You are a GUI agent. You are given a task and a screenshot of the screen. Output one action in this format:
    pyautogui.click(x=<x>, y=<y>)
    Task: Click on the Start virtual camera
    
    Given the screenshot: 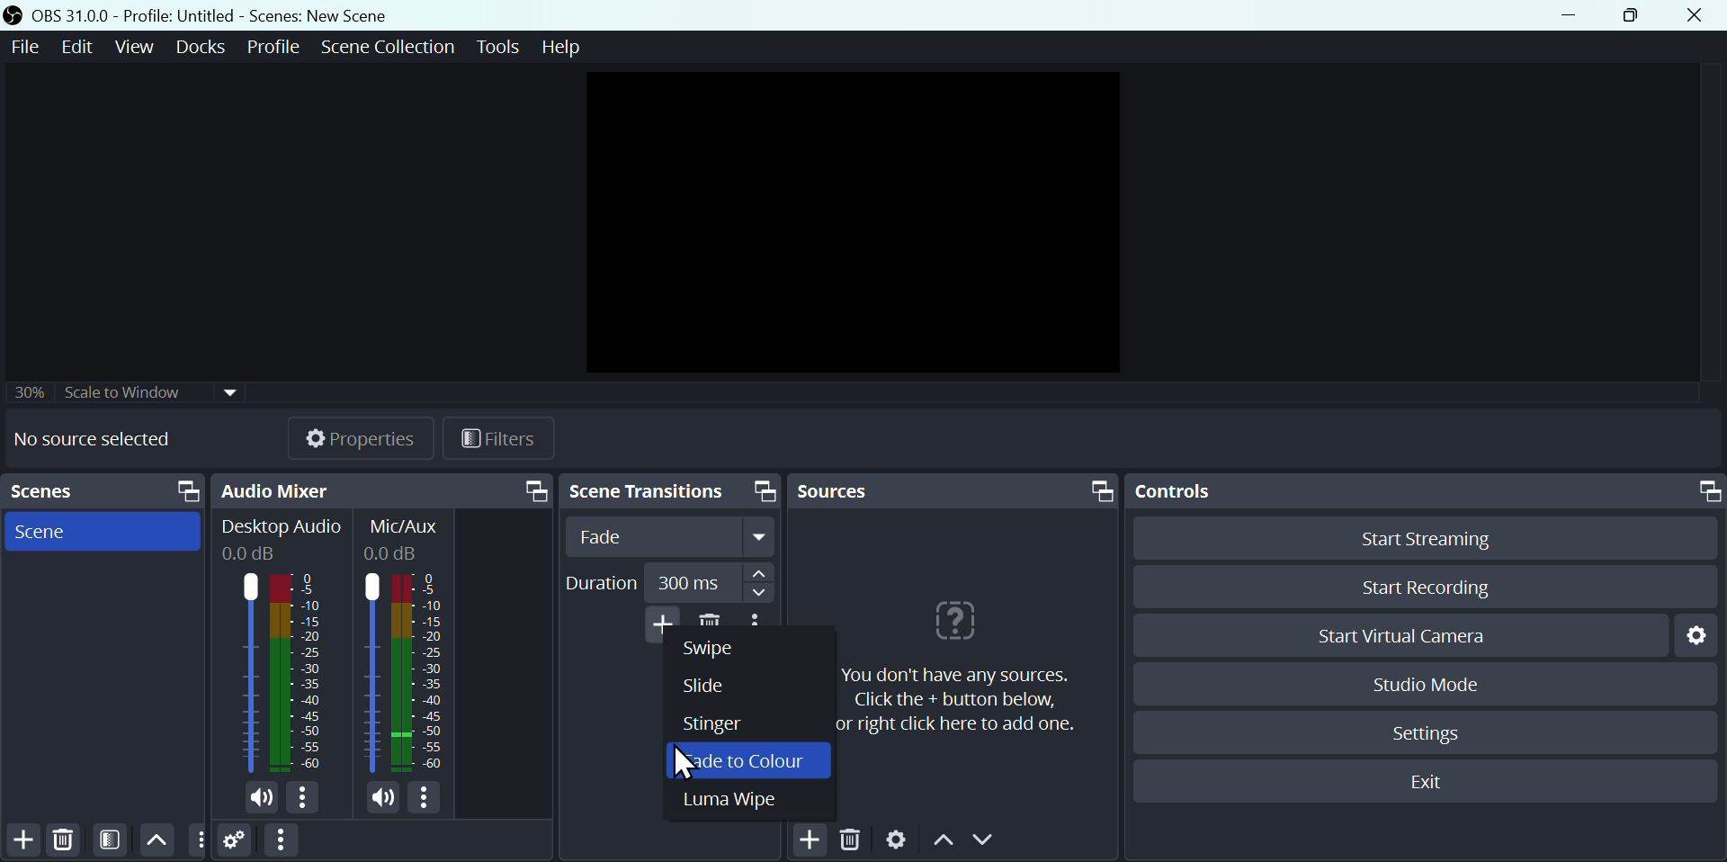 What is the action you would take?
    pyautogui.click(x=1398, y=635)
    